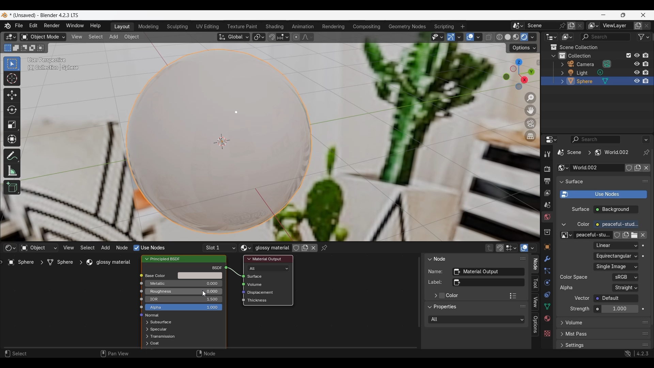  What do you see at coordinates (147, 259) in the screenshot?
I see `Collapse principled BSDF` at bounding box center [147, 259].